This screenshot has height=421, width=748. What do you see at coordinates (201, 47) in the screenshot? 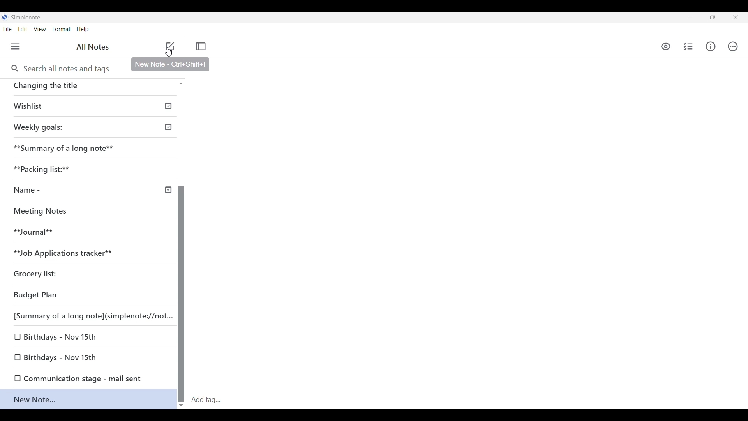
I see `close sidebar` at bounding box center [201, 47].